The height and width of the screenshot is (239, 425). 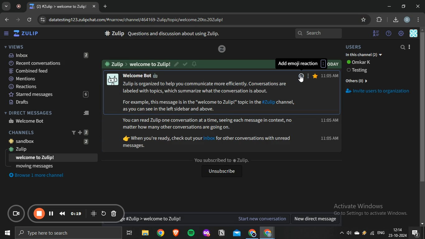 I want to click on , so click(x=409, y=47).